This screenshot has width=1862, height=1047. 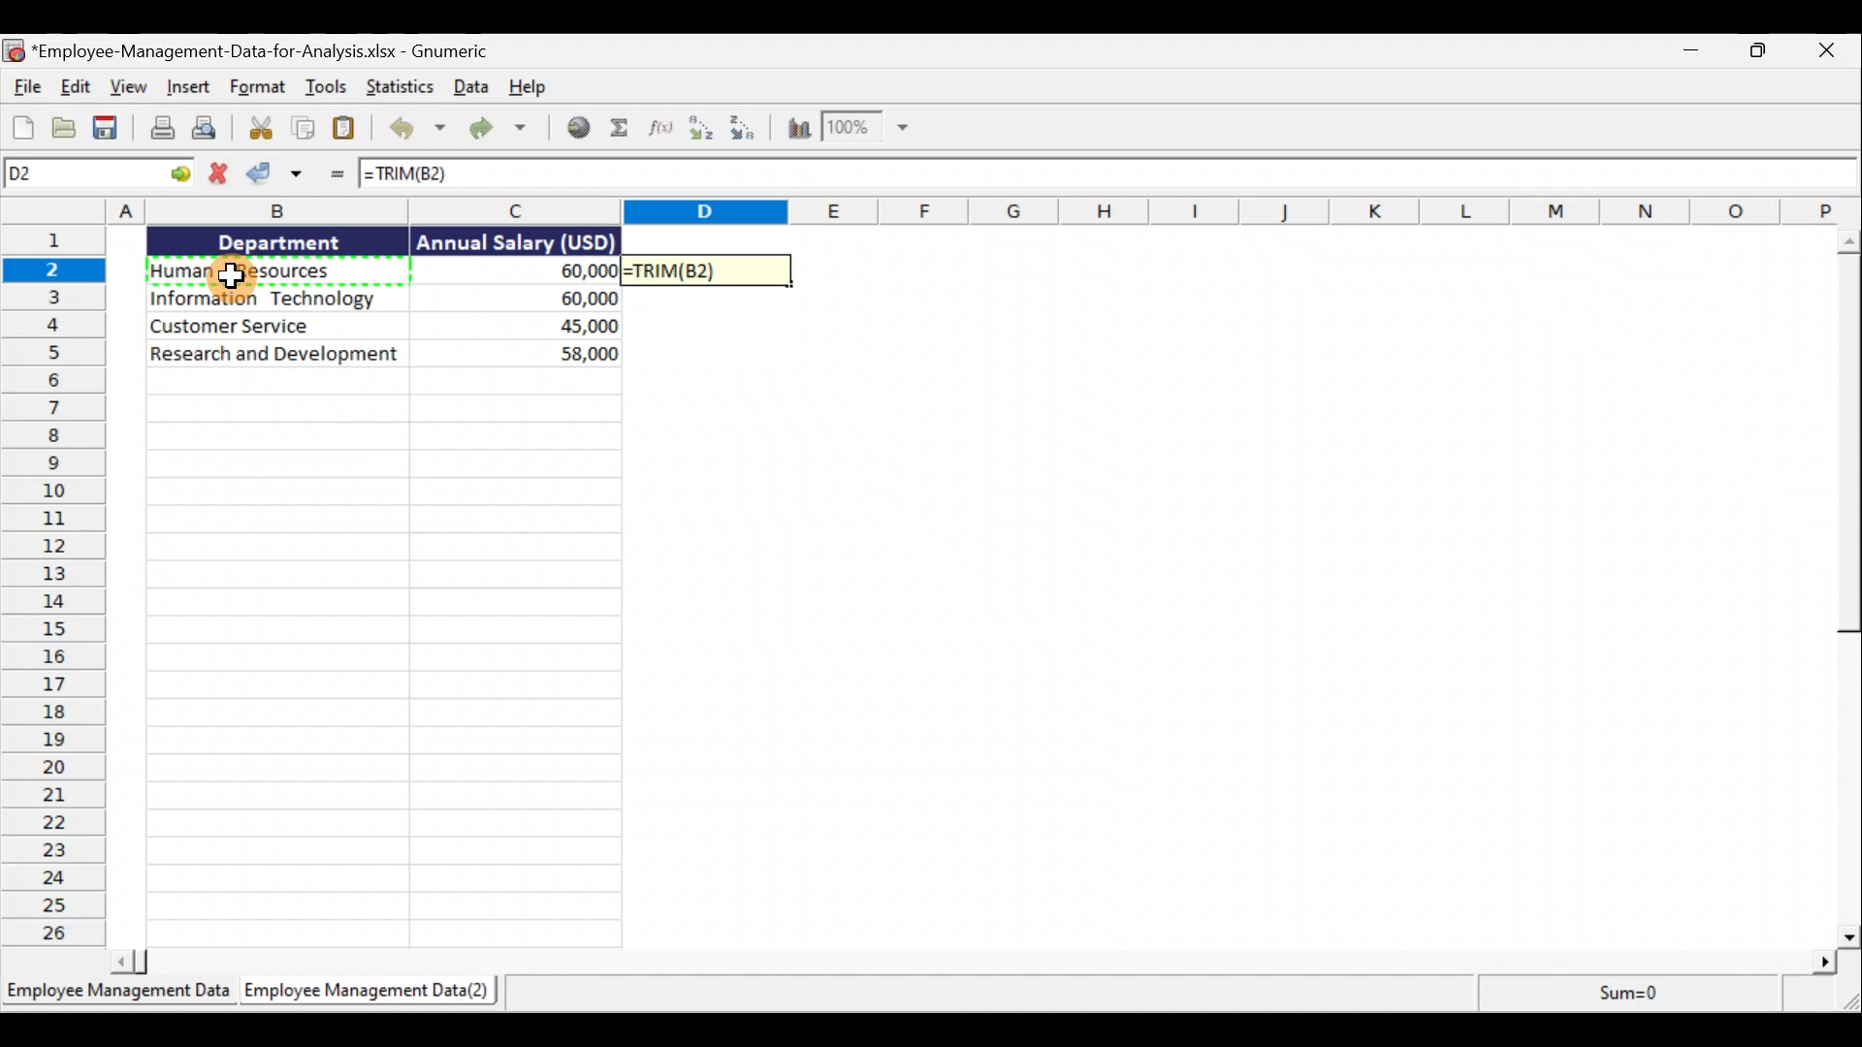 What do you see at coordinates (52, 587) in the screenshot?
I see `Rows` at bounding box center [52, 587].